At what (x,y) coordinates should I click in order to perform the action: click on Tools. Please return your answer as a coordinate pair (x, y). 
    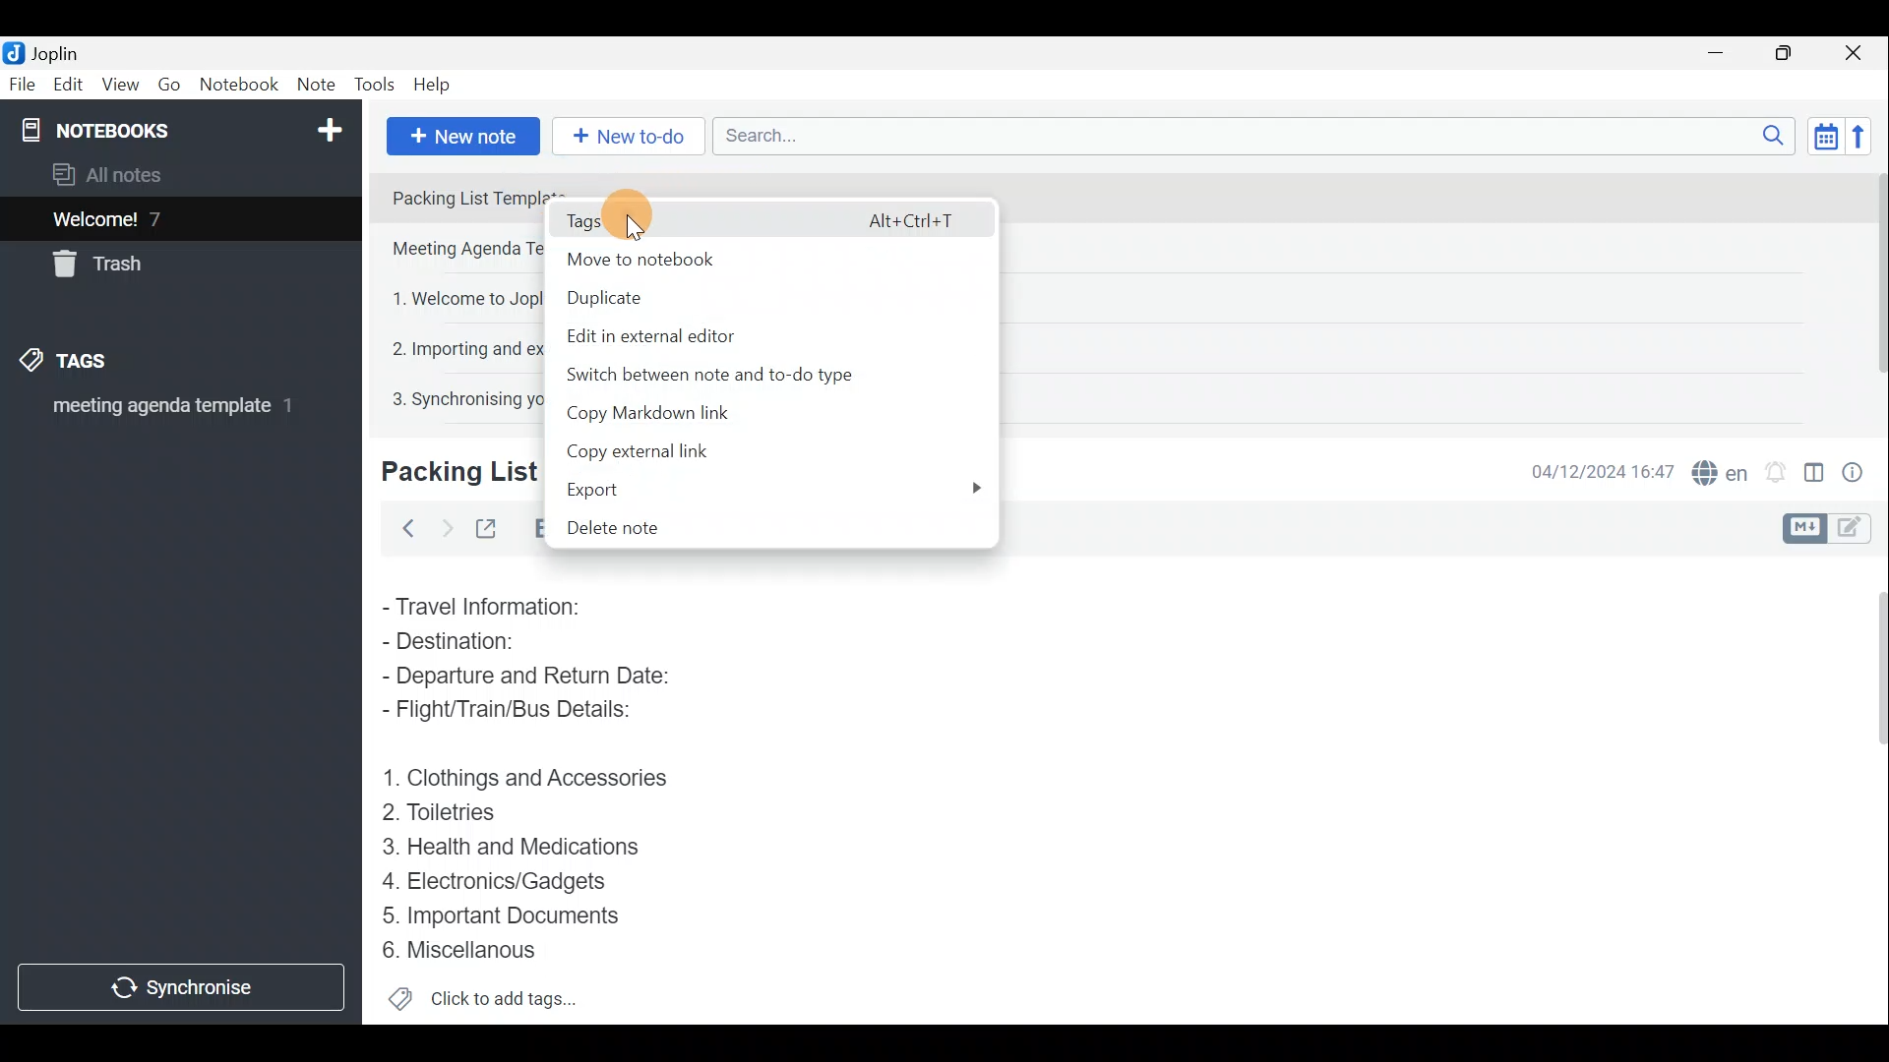
    Looking at the image, I should click on (377, 86).